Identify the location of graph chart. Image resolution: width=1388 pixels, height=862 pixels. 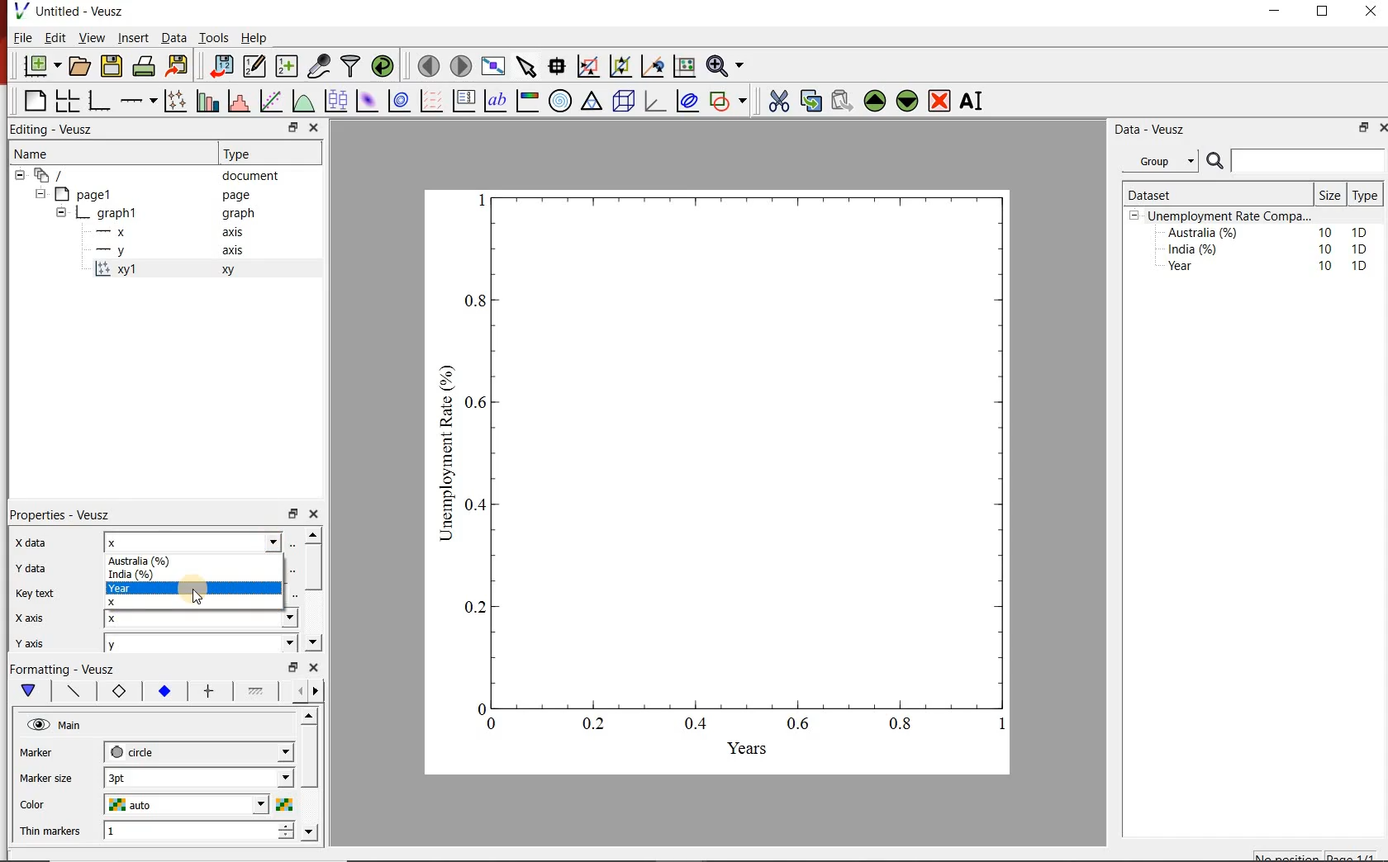
(719, 482).